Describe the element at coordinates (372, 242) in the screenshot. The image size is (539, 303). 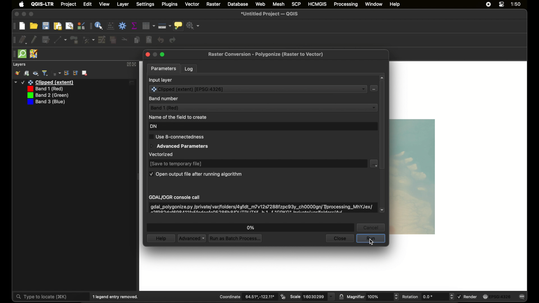
I see `cursor` at that location.